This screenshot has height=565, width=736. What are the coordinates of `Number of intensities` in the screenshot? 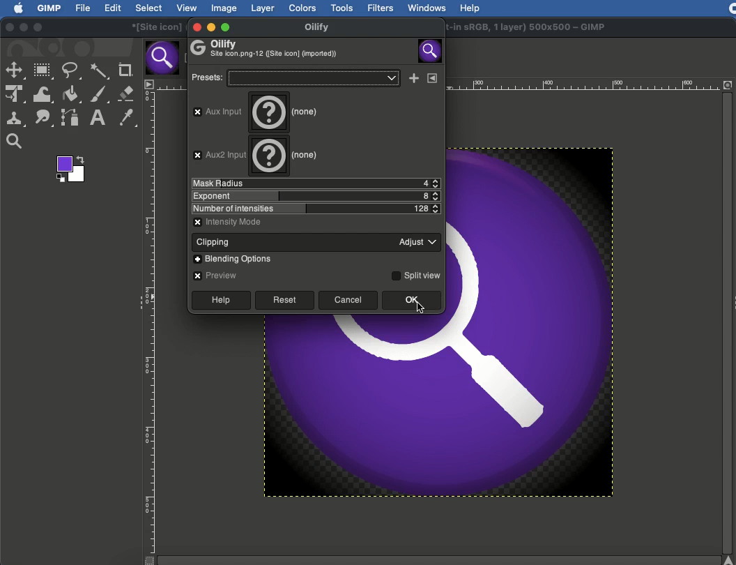 It's located at (315, 209).